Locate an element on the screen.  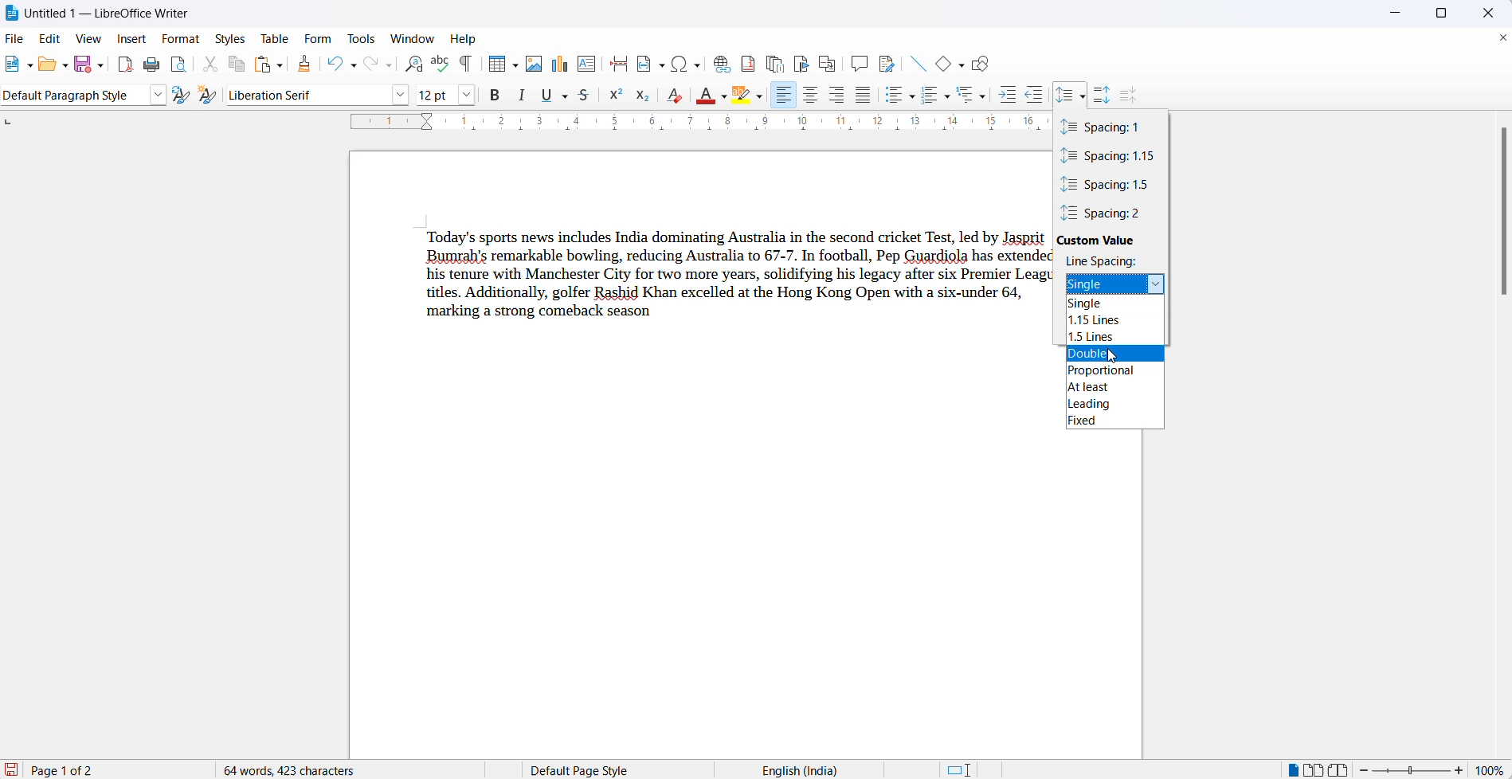
clear direct formatting is located at coordinates (673, 94).